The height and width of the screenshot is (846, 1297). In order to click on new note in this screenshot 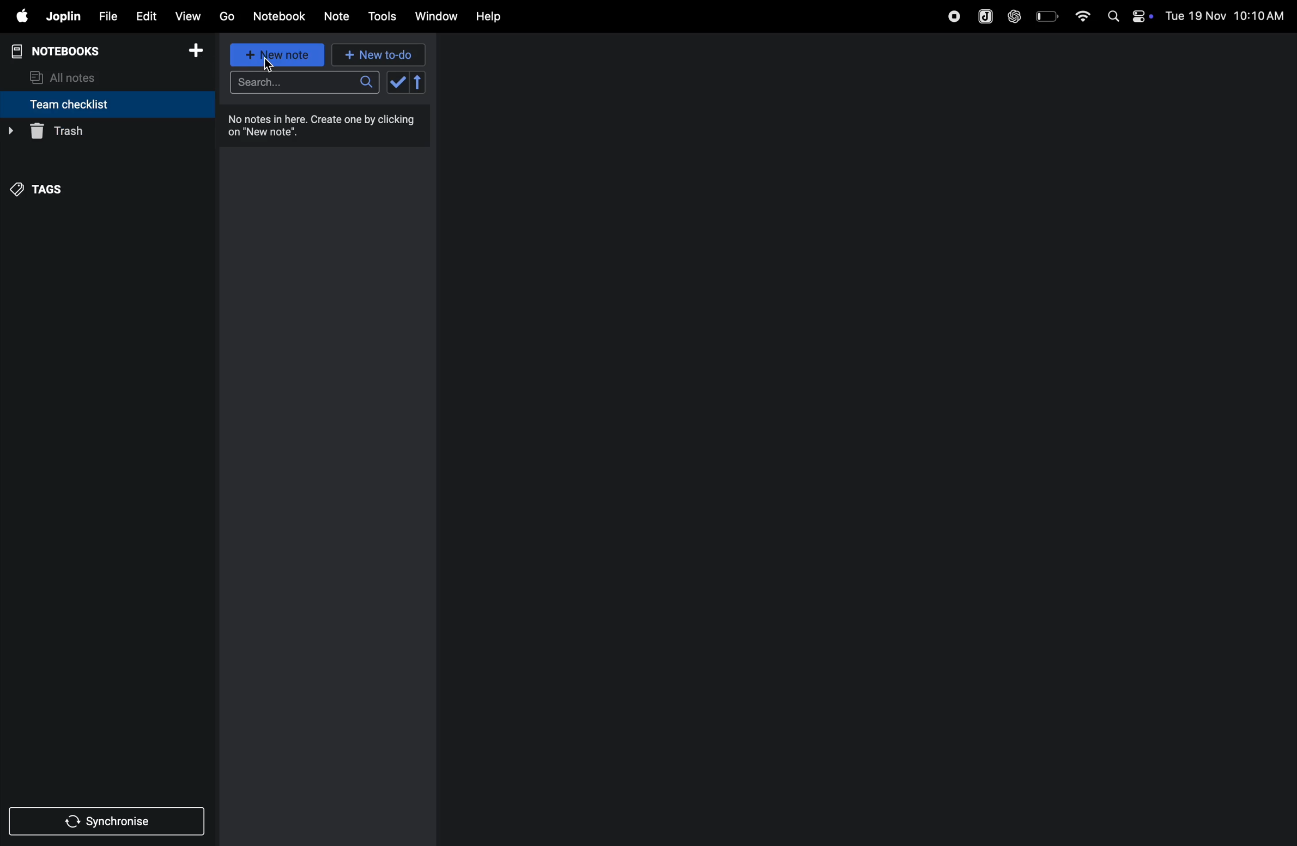, I will do `click(278, 56)`.